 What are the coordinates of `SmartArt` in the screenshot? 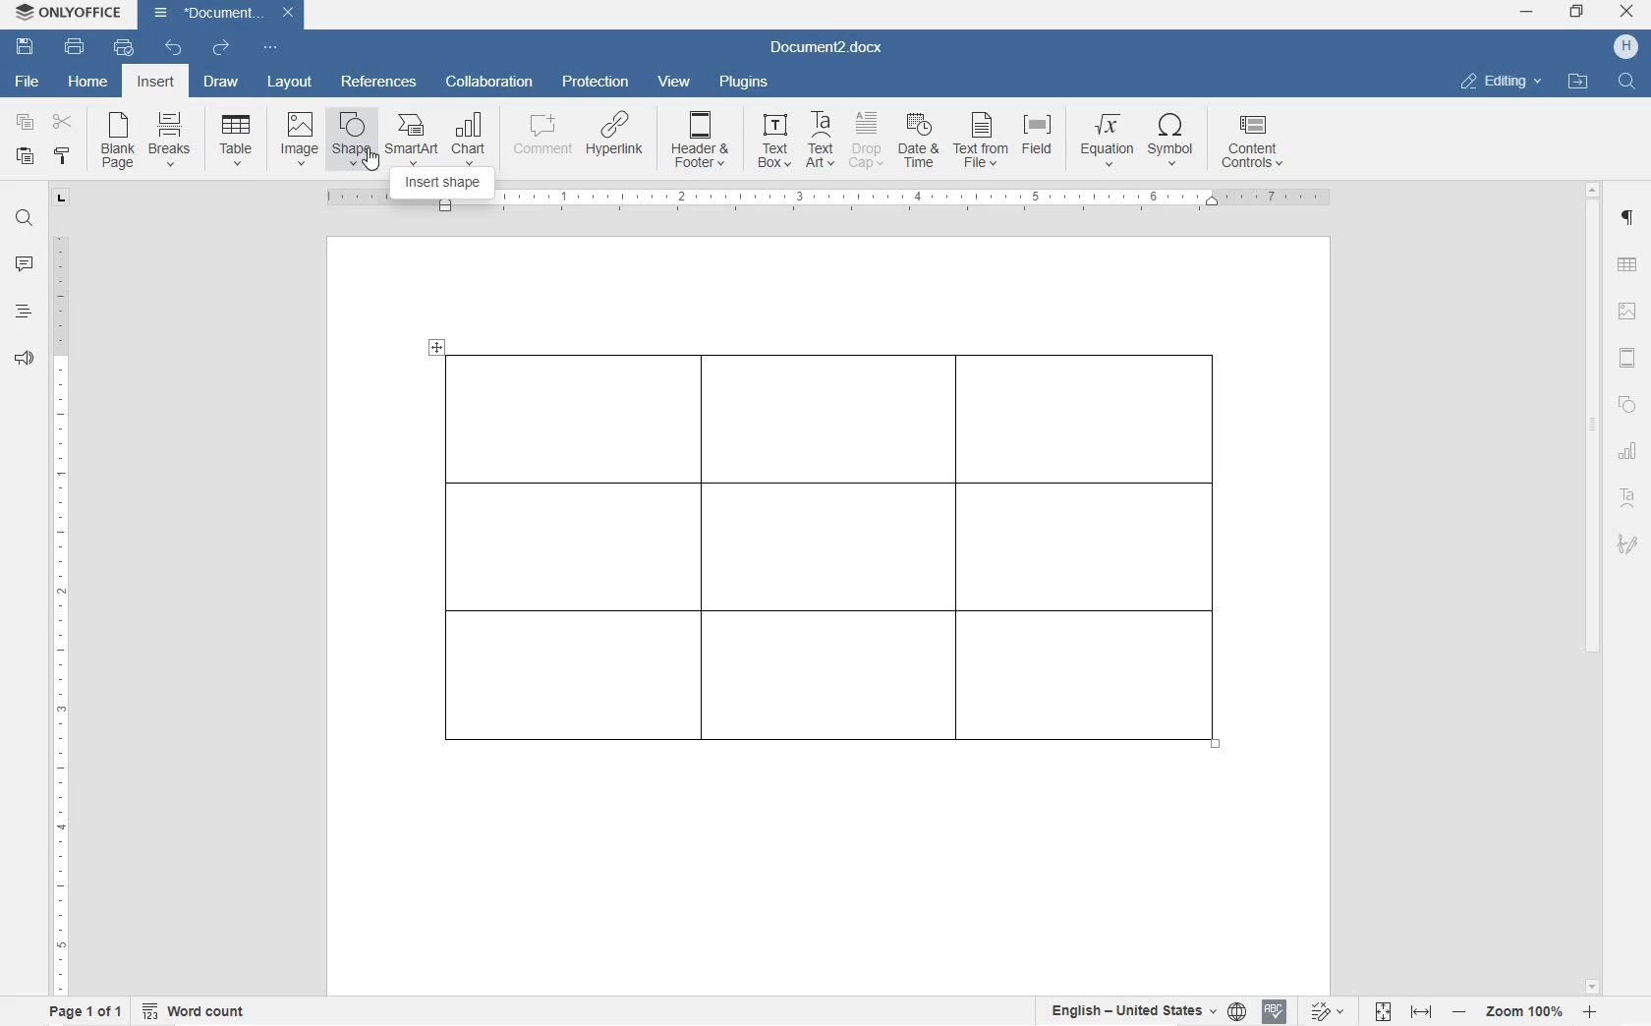 It's located at (411, 140).